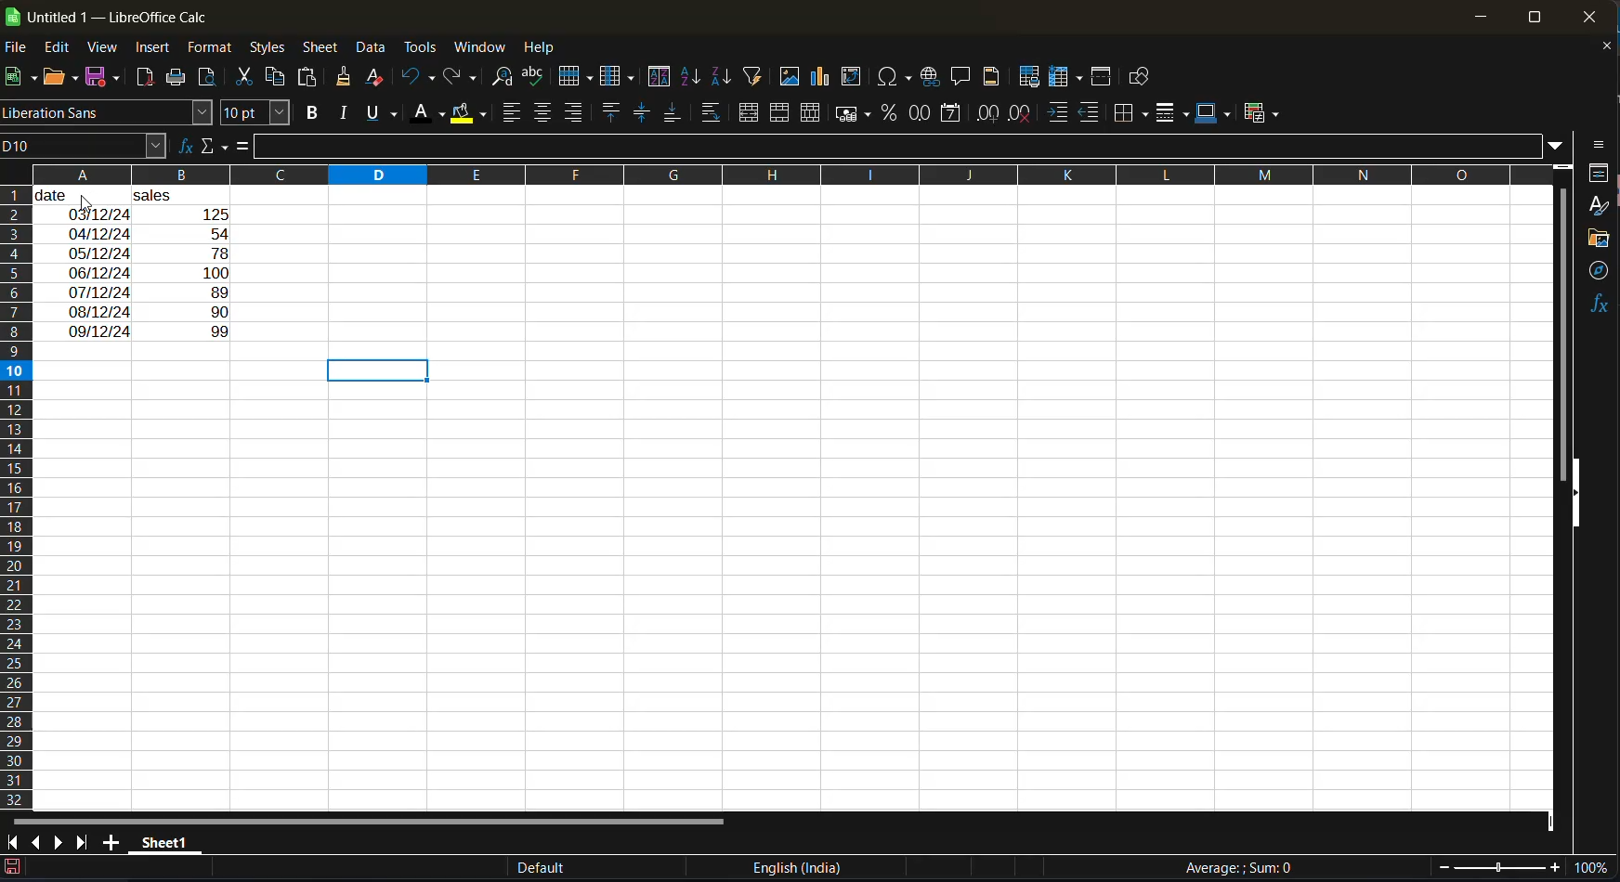  I want to click on input text, so click(155, 272).